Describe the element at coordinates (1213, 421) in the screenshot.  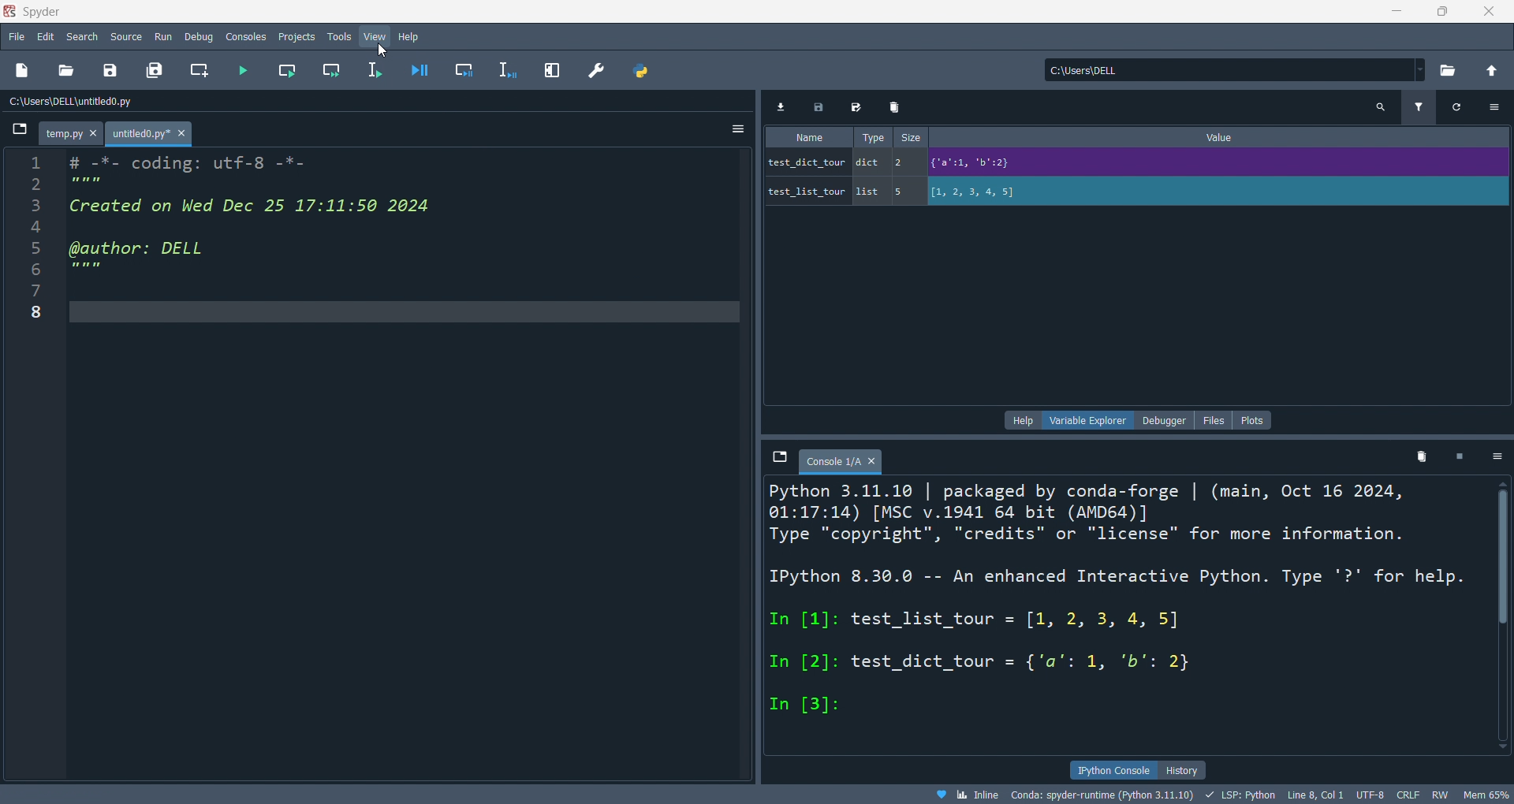
I see `files` at that location.